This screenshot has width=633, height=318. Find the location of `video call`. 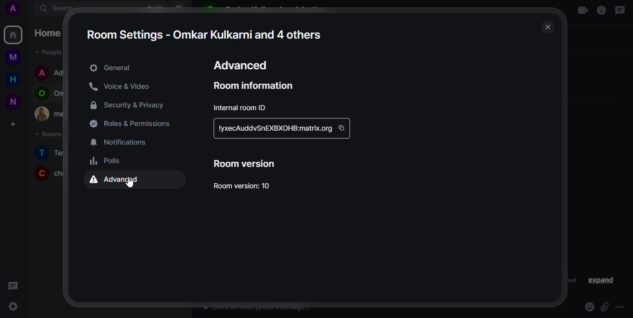

video call is located at coordinates (582, 11).